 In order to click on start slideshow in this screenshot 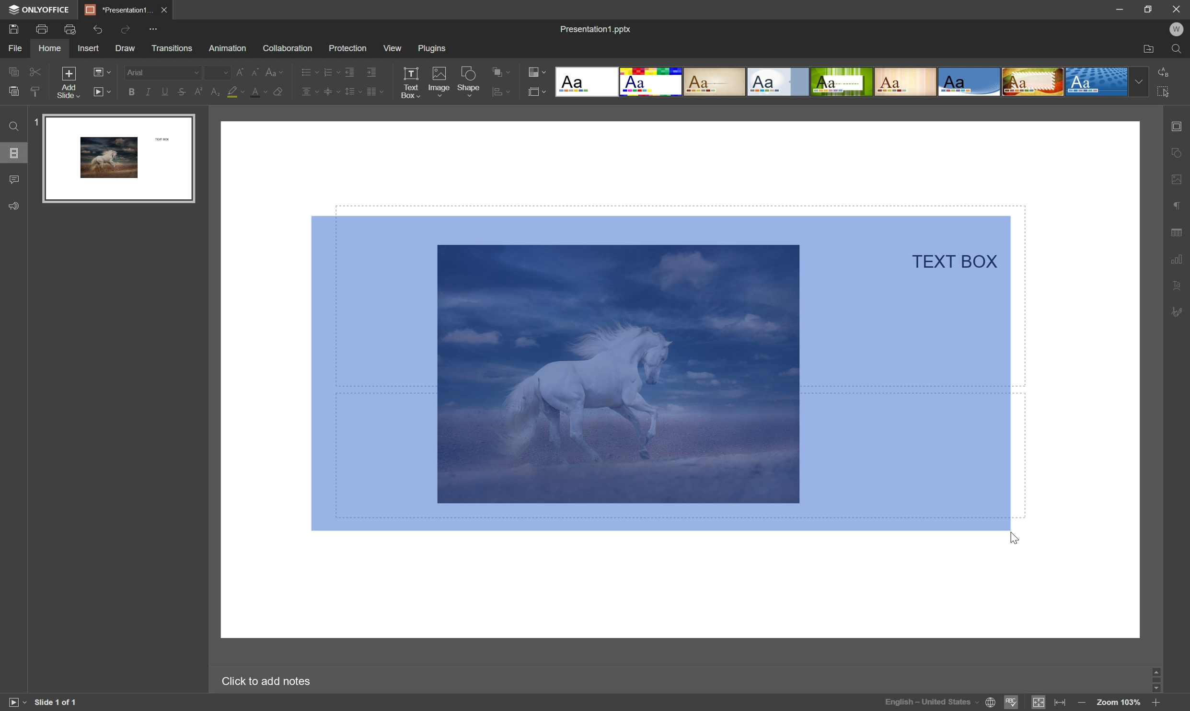, I will do `click(14, 702)`.